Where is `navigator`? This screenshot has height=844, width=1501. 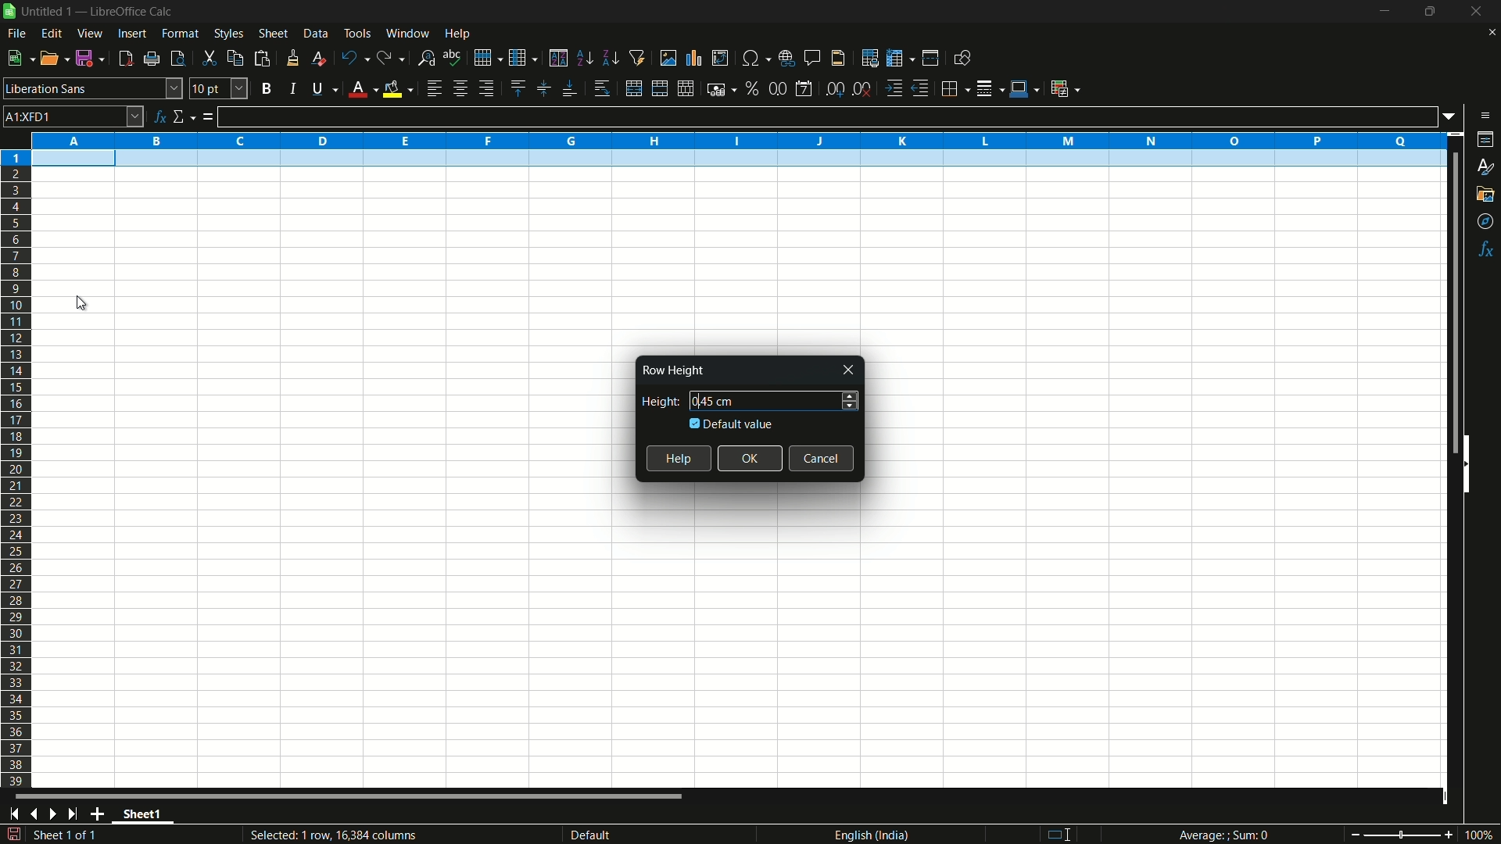
navigator is located at coordinates (1486, 222).